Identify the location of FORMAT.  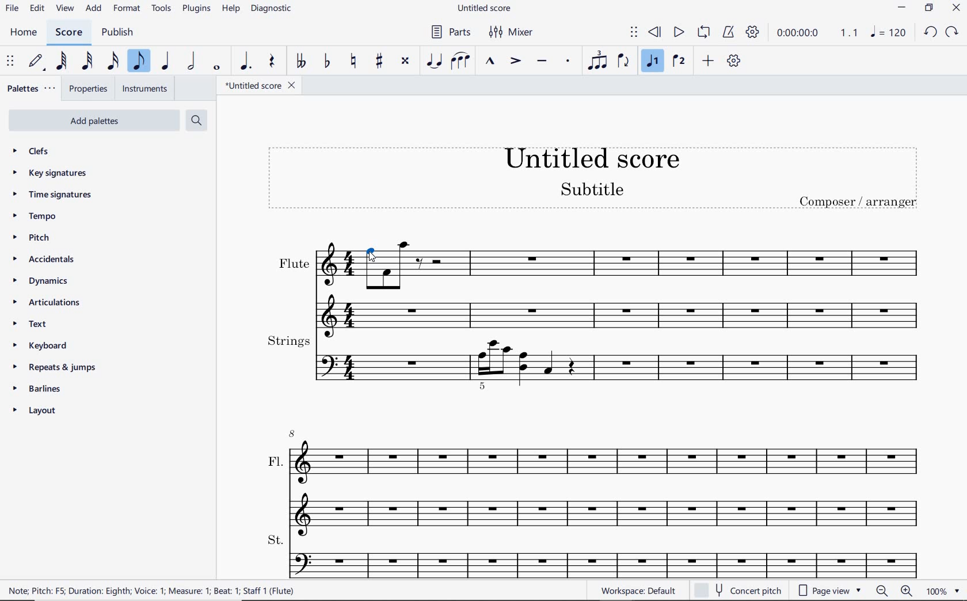
(129, 10).